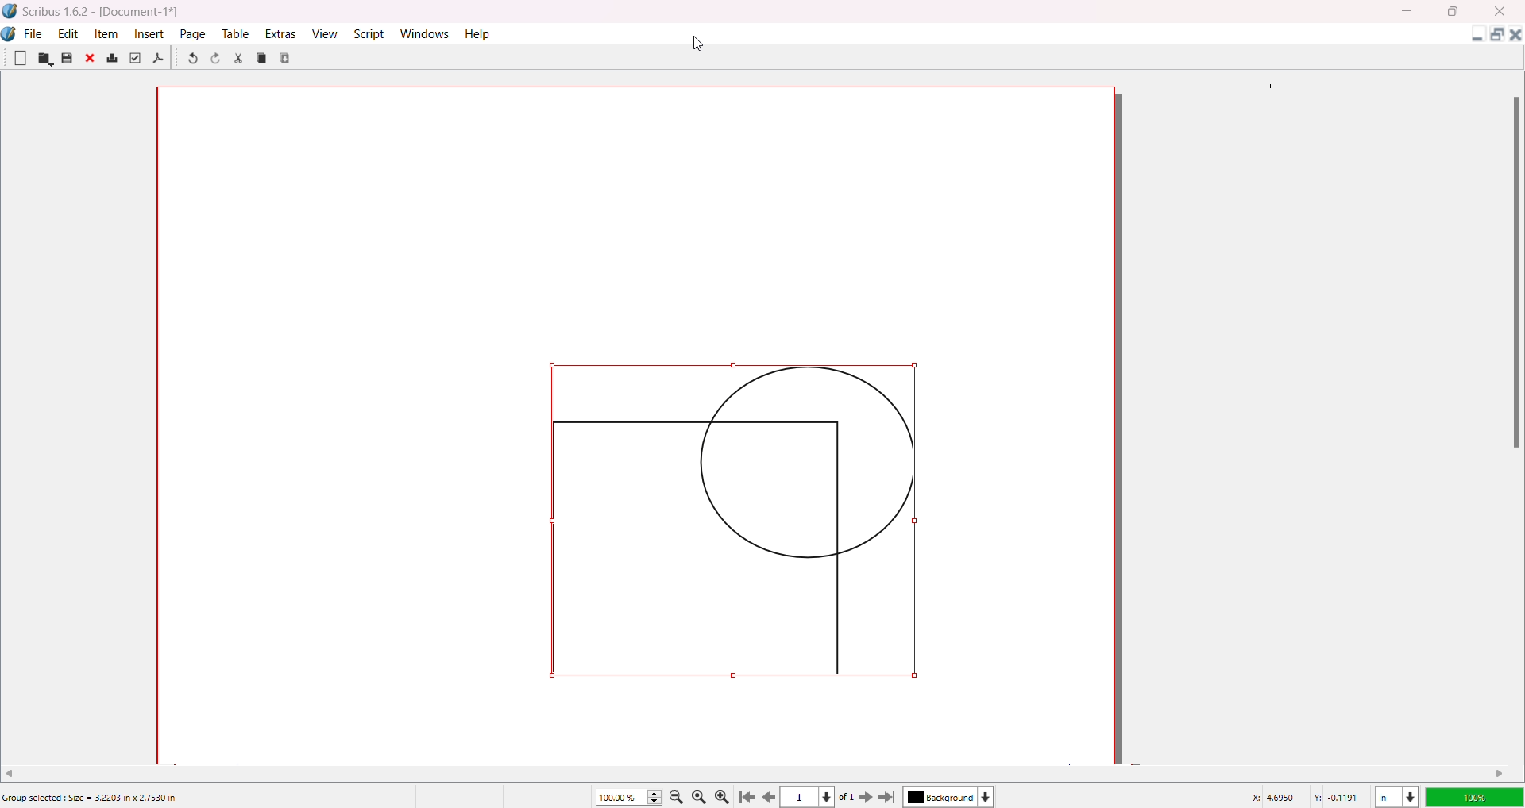  What do you see at coordinates (657, 795) in the screenshot?
I see `Zoom Increase/Decrease` at bounding box center [657, 795].